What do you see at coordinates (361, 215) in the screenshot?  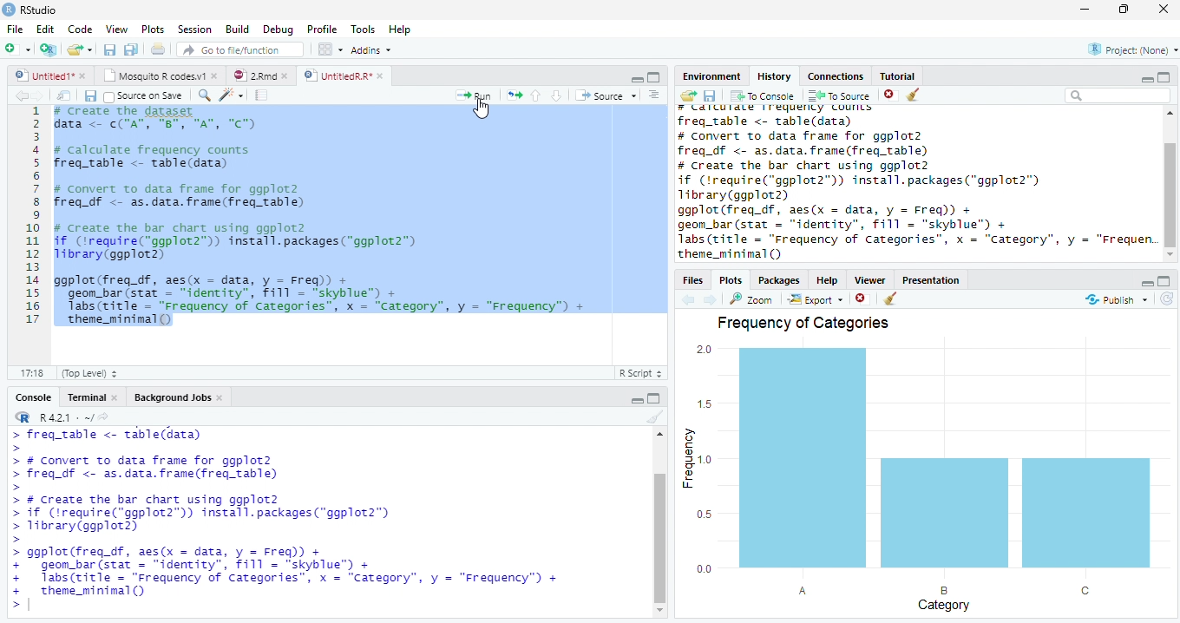 I see `Create the dataset data <- c("a", "8", "A", "¢")calculate frequency countsreq_table <- table(data)Convert to data frame for ggplot2req_df <- as. data. frame(freq_table)Create the bar chart using ggplot2f (irequire(“ggplot2”)) install.packages(“ggplot2”)ibrary(ggplot2)gplot(freq df, aes(x = data, y = Freq) +geom_bar (stat = “identity”, fill = "skyblue") +labs (title = "Frequency of Categories”, x = “Category”, y = Frequency”) +theme_minimal 0]` at bounding box center [361, 215].